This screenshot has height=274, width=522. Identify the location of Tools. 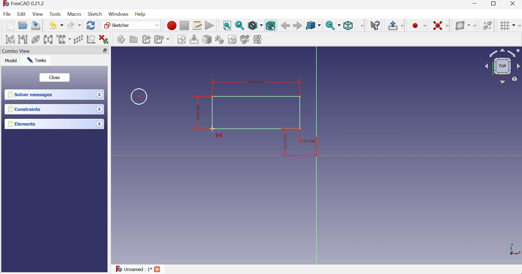
(55, 14).